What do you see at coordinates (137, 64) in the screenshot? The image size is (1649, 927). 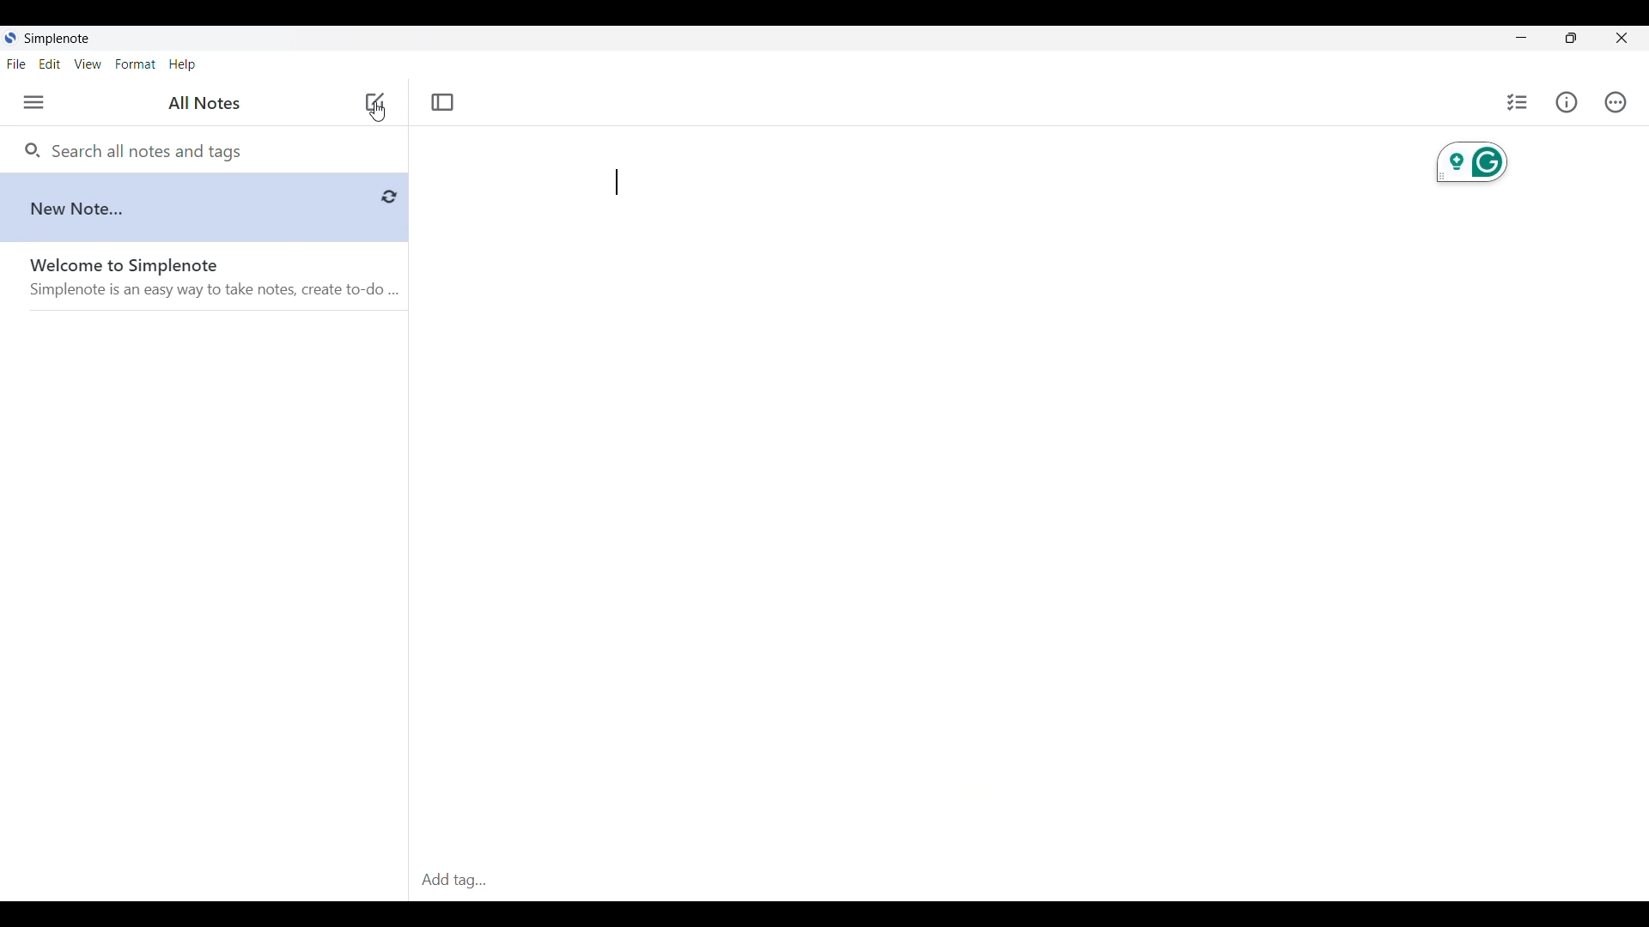 I see `Format` at bounding box center [137, 64].